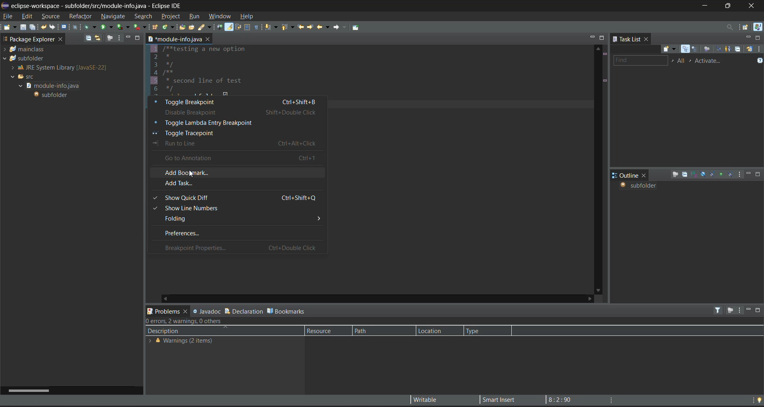 The image size is (764, 407). I want to click on maximize, so click(758, 174).